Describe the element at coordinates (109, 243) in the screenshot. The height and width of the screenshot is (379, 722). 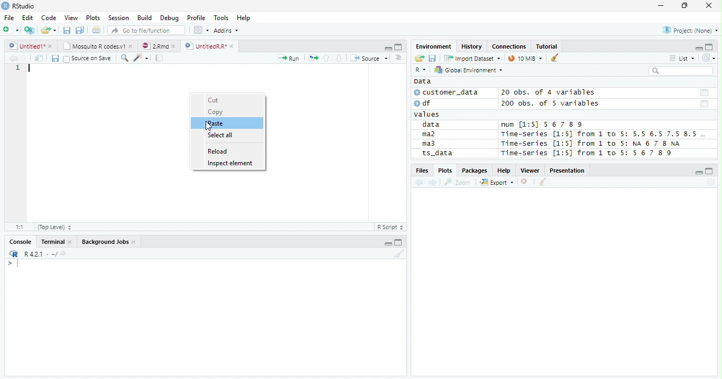
I see `Background jobs` at that location.